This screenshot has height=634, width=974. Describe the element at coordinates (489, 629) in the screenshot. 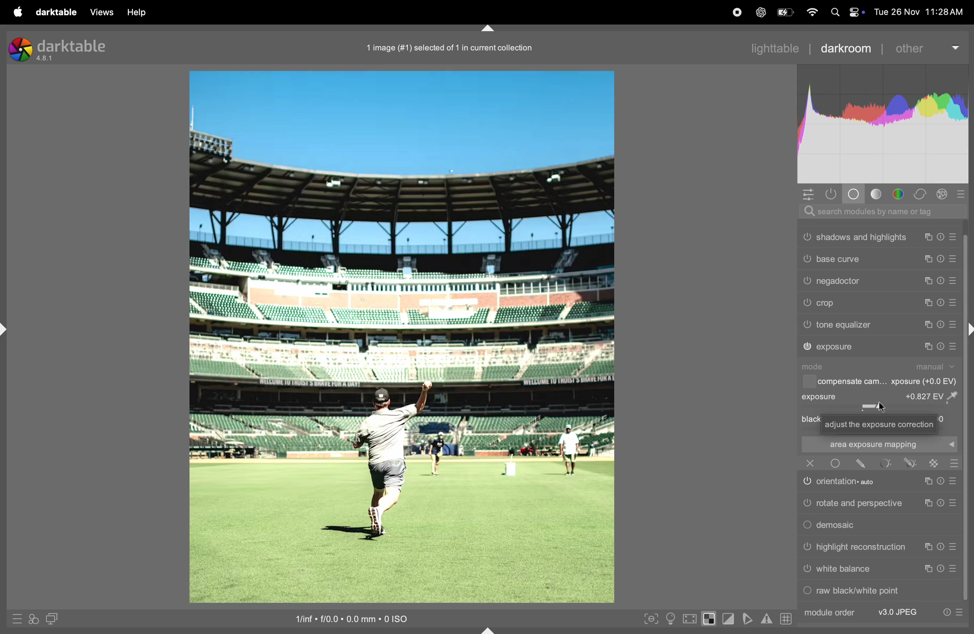

I see `expand or collapse ` at that location.